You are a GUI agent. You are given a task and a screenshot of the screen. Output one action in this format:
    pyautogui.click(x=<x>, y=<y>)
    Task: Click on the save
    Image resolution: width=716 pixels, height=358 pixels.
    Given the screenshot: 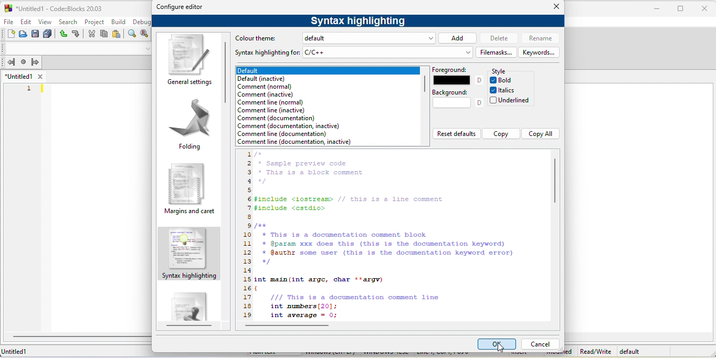 What is the action you would take?
    pyautogui.click(x=35, y=34)
    